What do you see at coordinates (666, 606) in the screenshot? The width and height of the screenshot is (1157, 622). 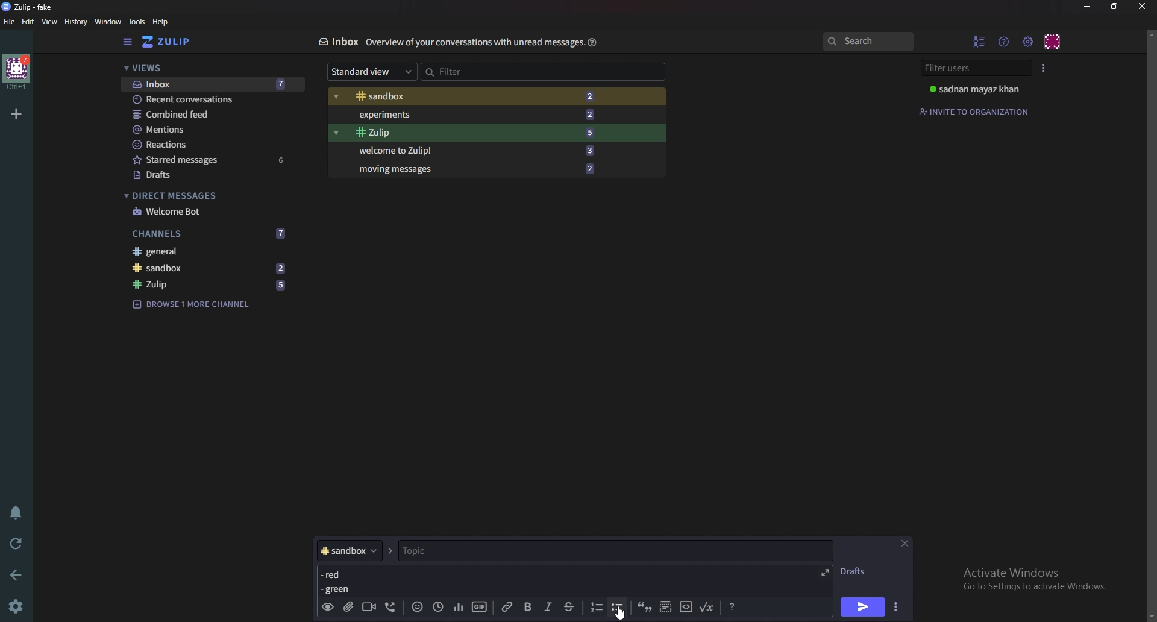 I see `Spoiler` at bounding box center [666, 606].